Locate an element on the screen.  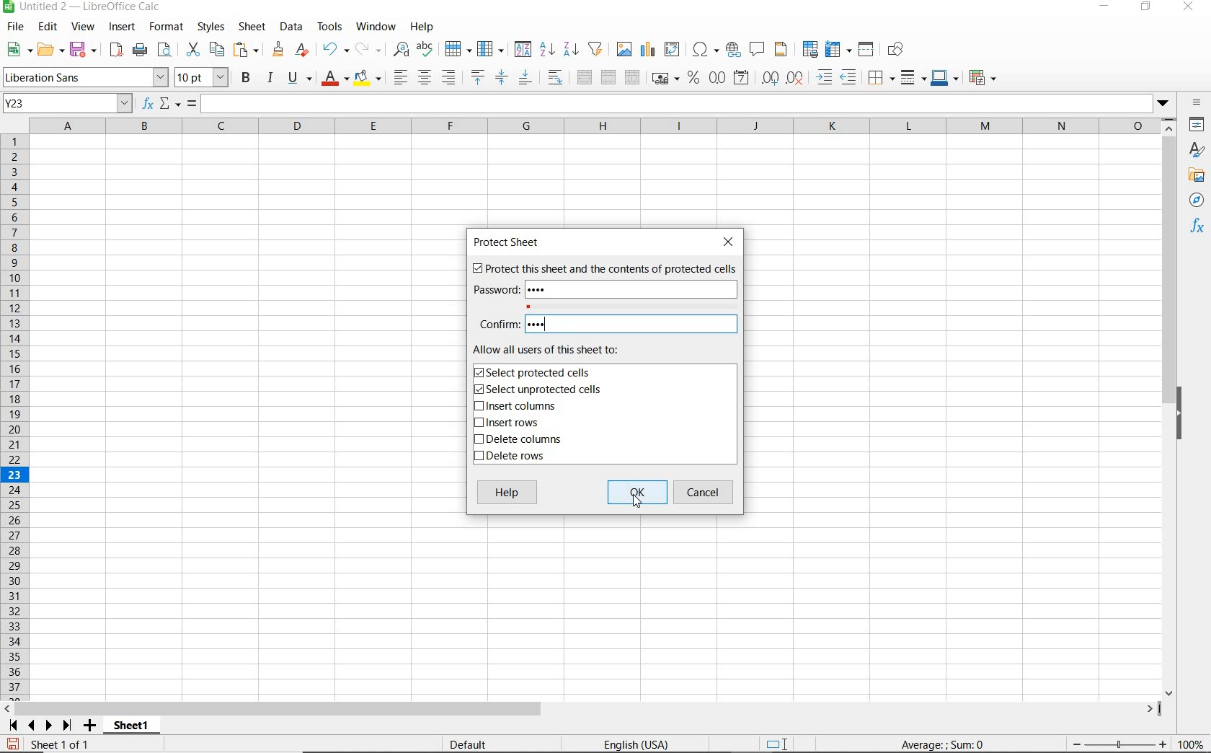
SELECT PROTECTED CELLS is located at coordinates (536, 372).